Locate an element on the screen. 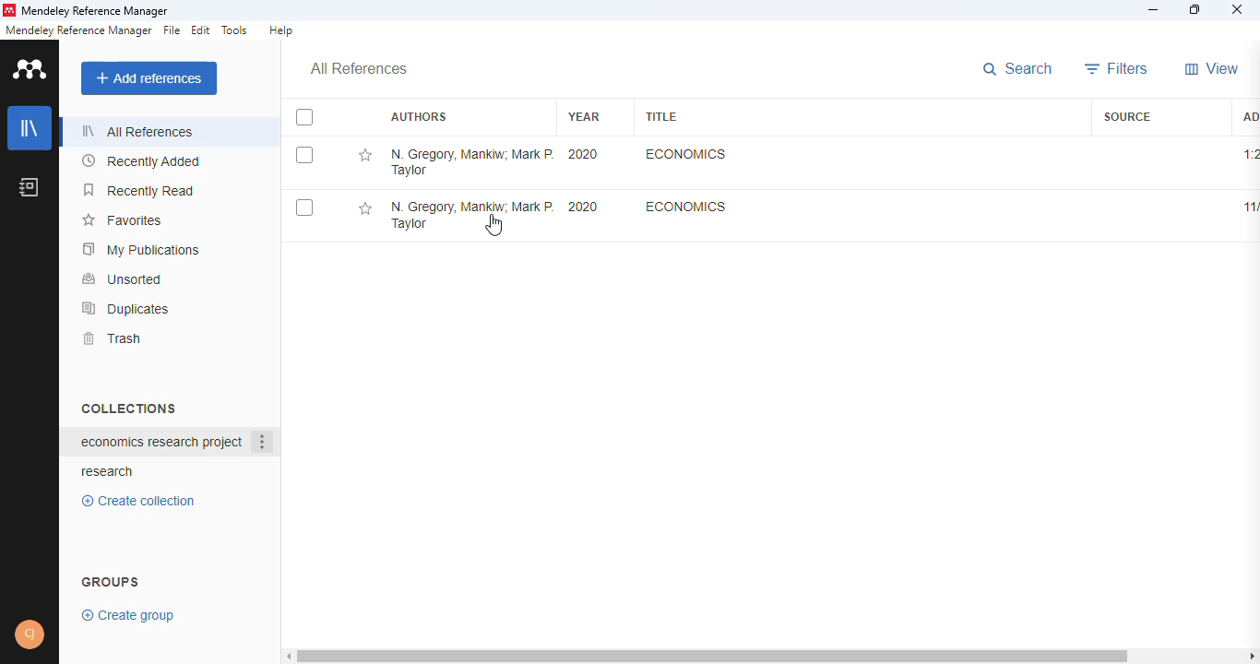 The height and width of the screenshot is (664, 1260). sync is located at coordinates (30, 576).